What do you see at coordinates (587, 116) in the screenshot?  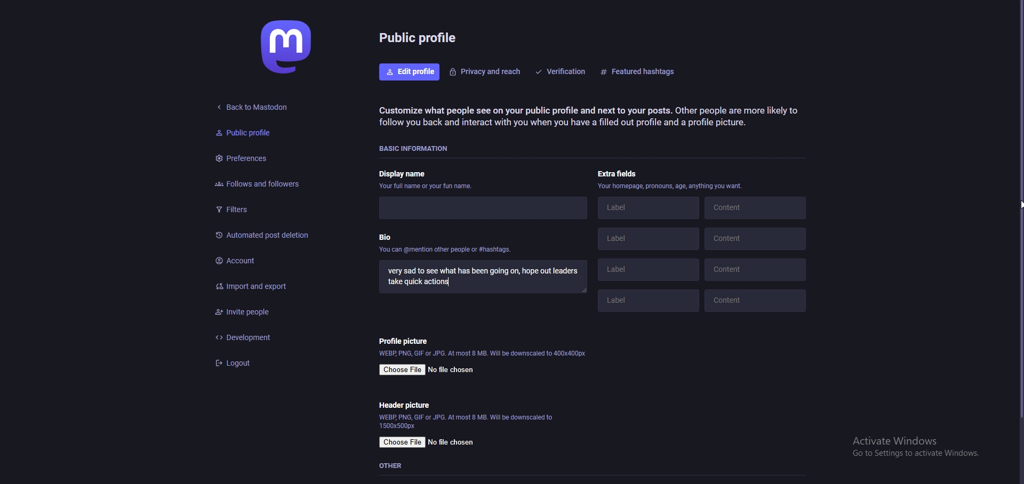 I see `info` at bounding box center [587, 116].